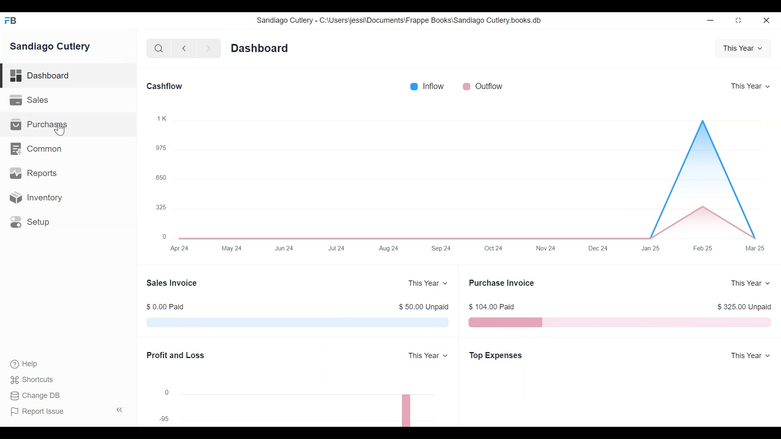 Image resolution: width=781 pixels, height=439 pixels. Describe the element at coordinates (390, 249) in the screenshot. I see `Ju Aug 24` at that location.